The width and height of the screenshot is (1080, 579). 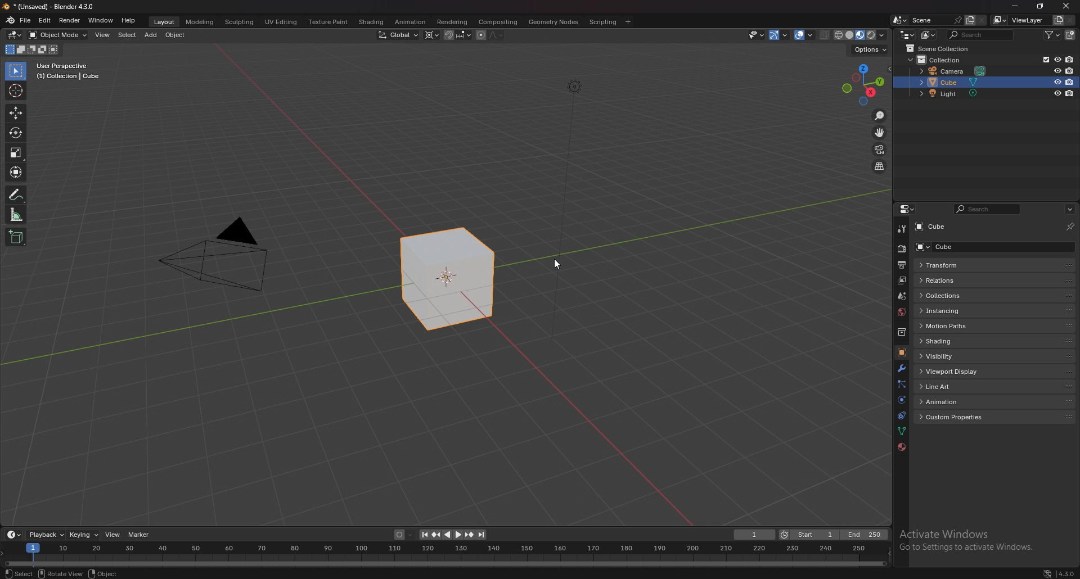 I want to click on instancing, so click(x=956, y=311).